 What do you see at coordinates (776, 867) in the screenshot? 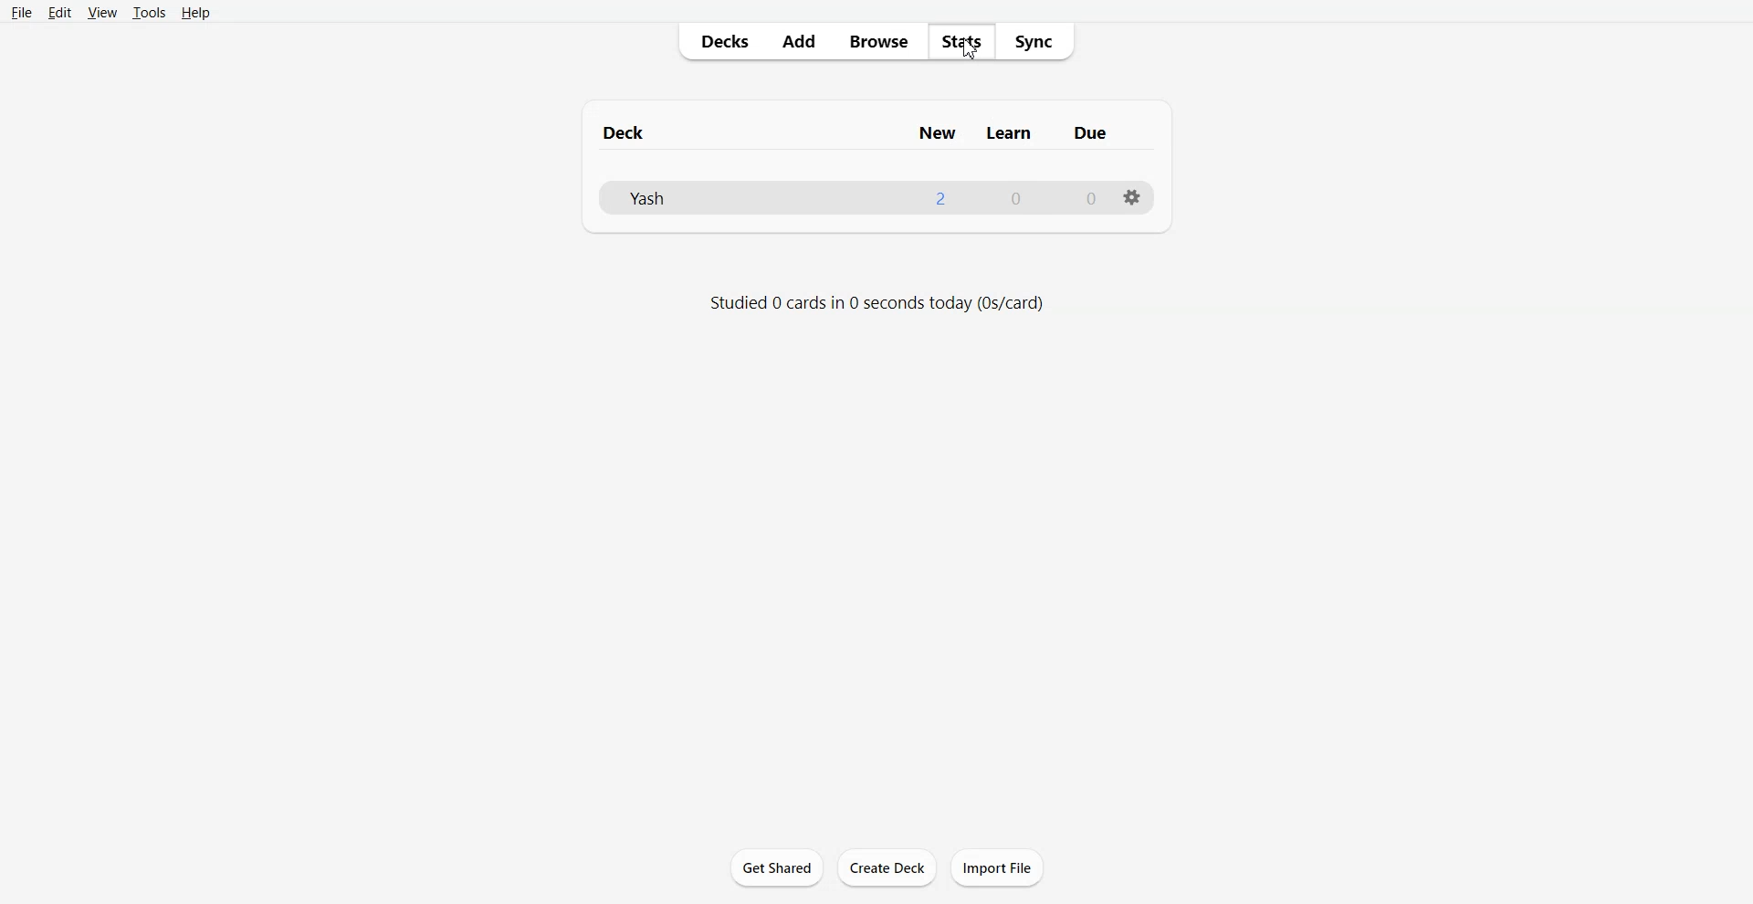
I see `Get Shared` at bounding box center [776, 867].